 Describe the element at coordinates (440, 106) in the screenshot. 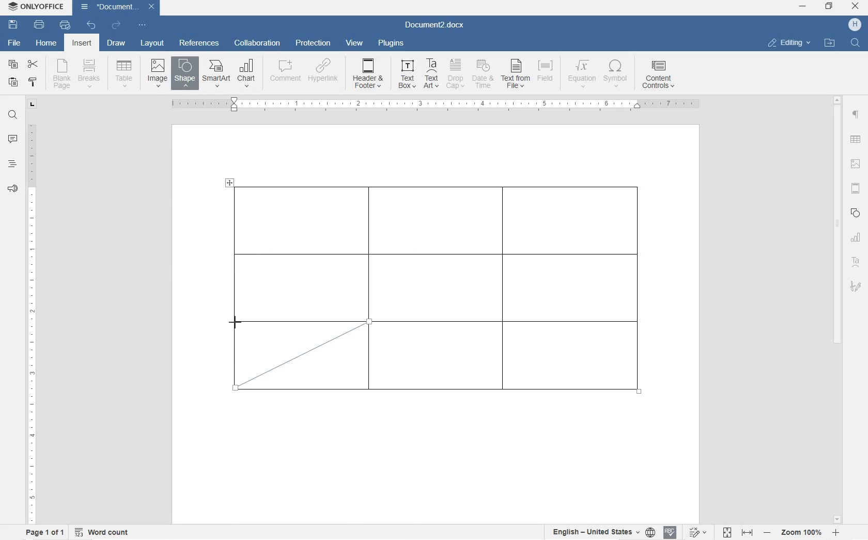

I see `ruler` at that location.